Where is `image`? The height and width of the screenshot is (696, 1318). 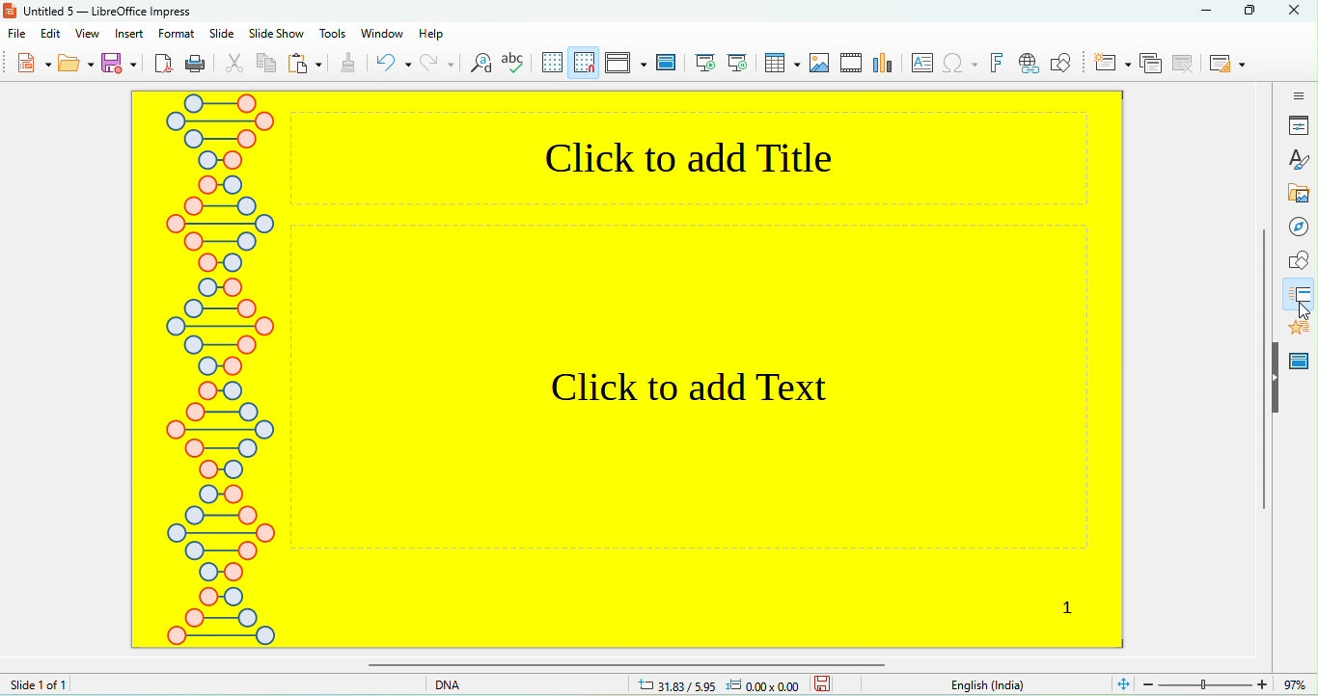 image is located at coordinates (820, 66).